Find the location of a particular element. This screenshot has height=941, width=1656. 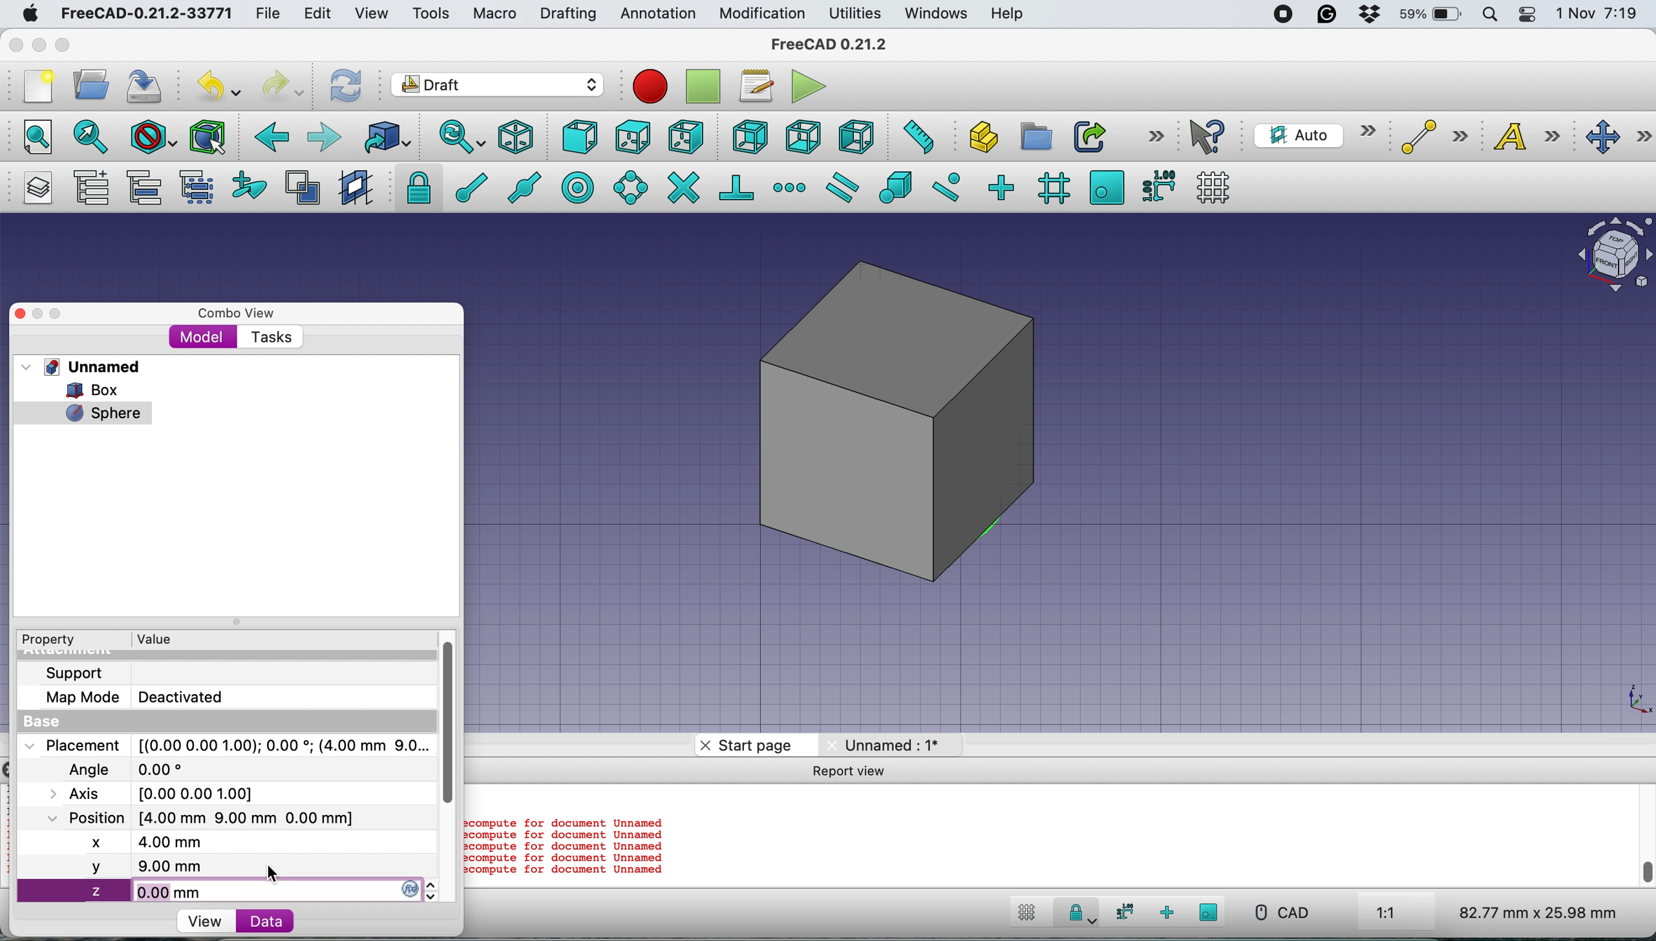

snap grid is located at coordinates (1052, 187).